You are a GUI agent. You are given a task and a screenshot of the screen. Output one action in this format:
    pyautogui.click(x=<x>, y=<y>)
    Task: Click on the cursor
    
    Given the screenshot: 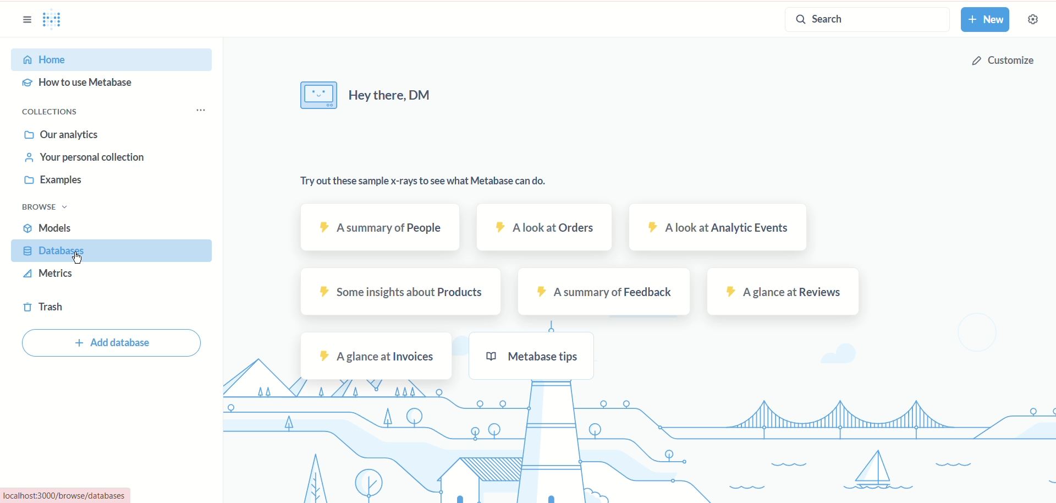 What is the action you would take?
    pyautogui.click(x=75, y=256)
    